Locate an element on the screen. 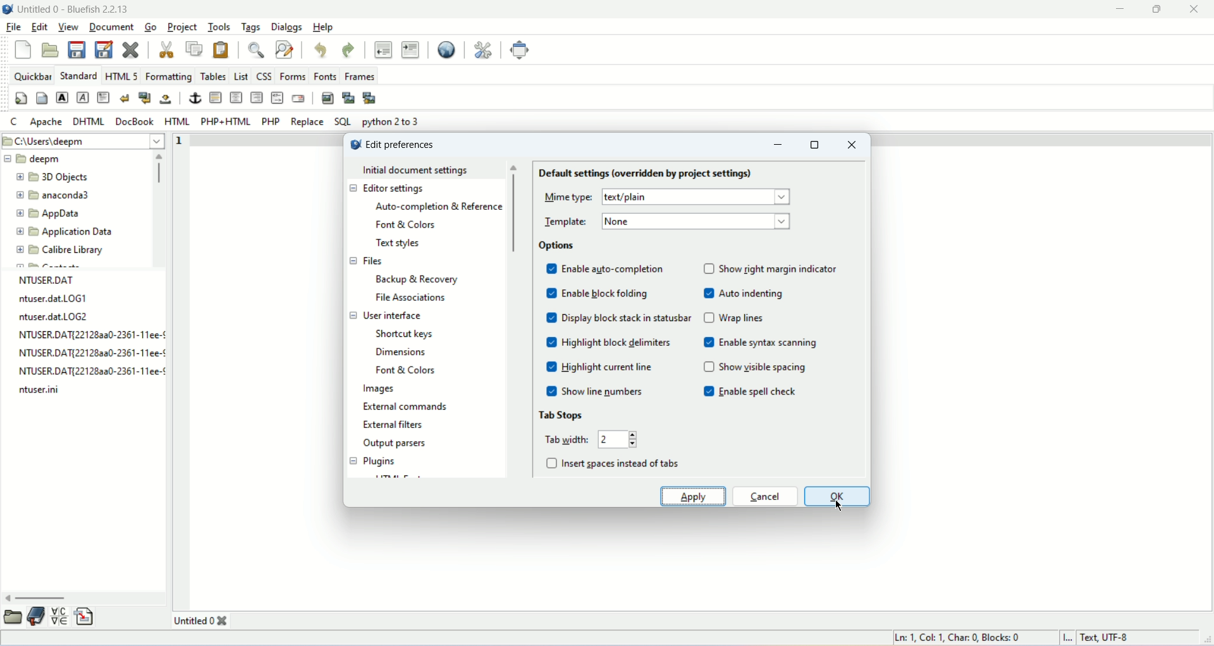 This screenshot has width=1214, height=646. formatting is located at coordinates (168, 75).